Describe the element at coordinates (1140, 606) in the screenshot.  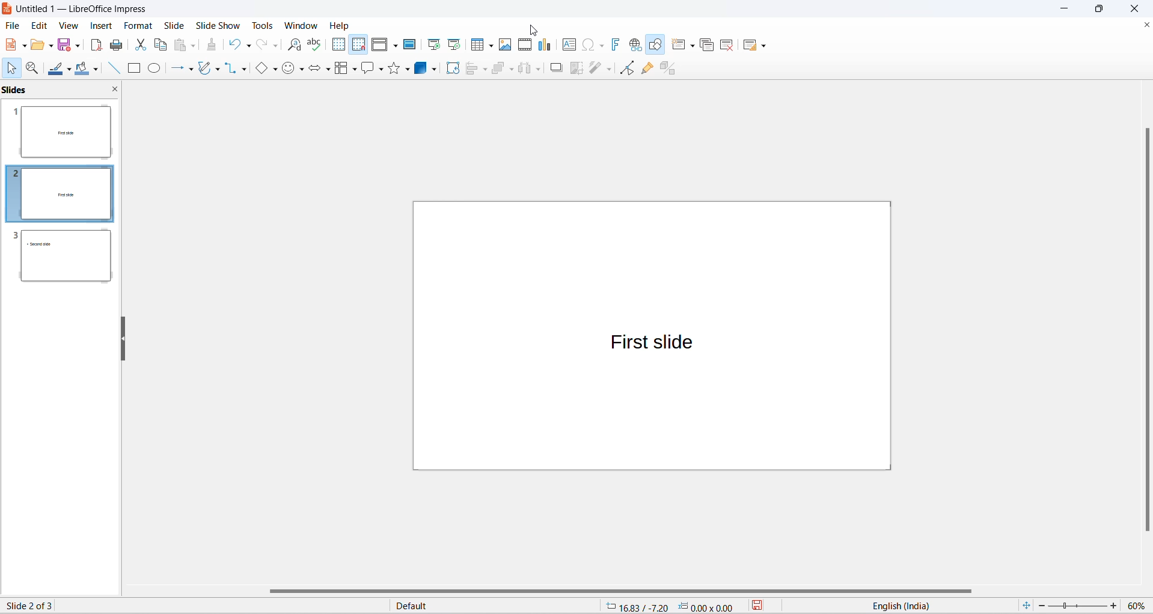
I see `zoom percentage` at that location.